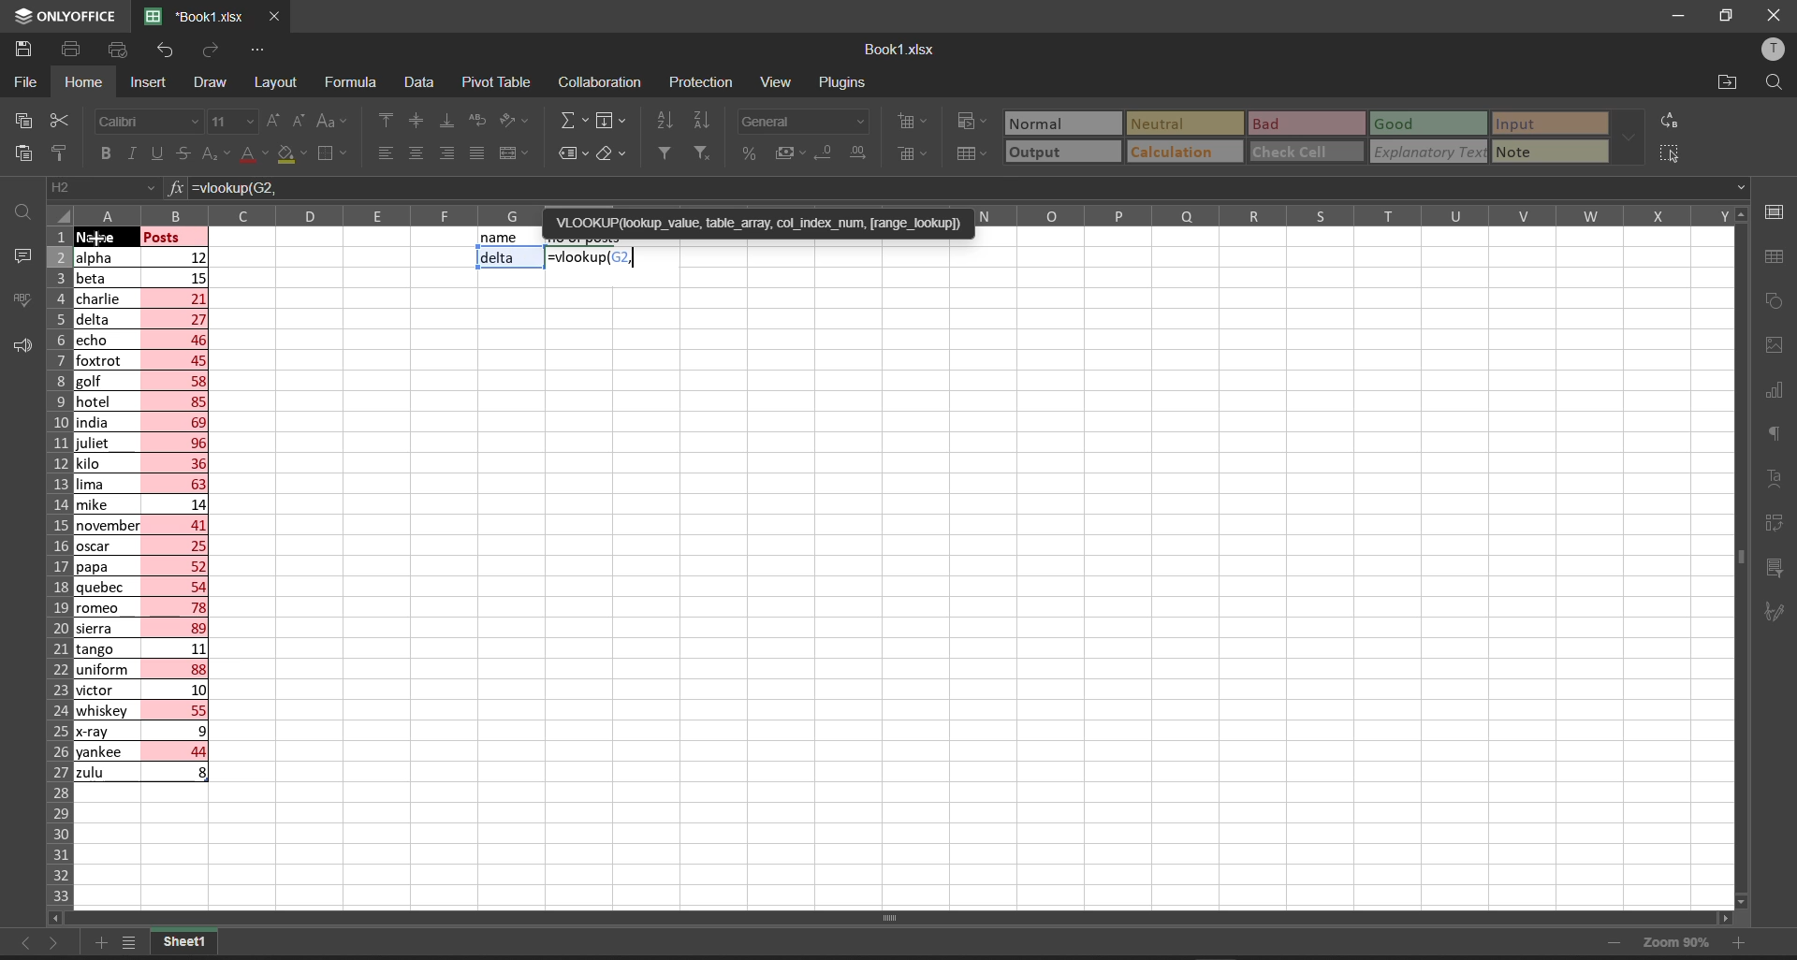 The image size is (1797, 960). I want to click on names, so click(104, 515).